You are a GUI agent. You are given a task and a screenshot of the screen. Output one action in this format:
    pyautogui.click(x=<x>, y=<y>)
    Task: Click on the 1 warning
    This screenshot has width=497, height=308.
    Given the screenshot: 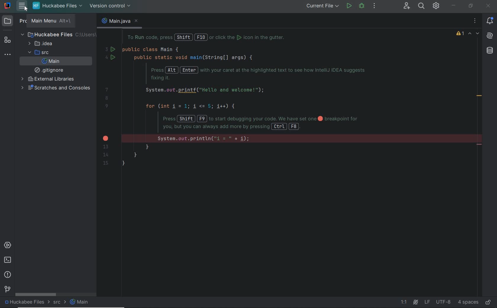 What is the action you would take?
    pyautogui.click(x=461, y=35)
    